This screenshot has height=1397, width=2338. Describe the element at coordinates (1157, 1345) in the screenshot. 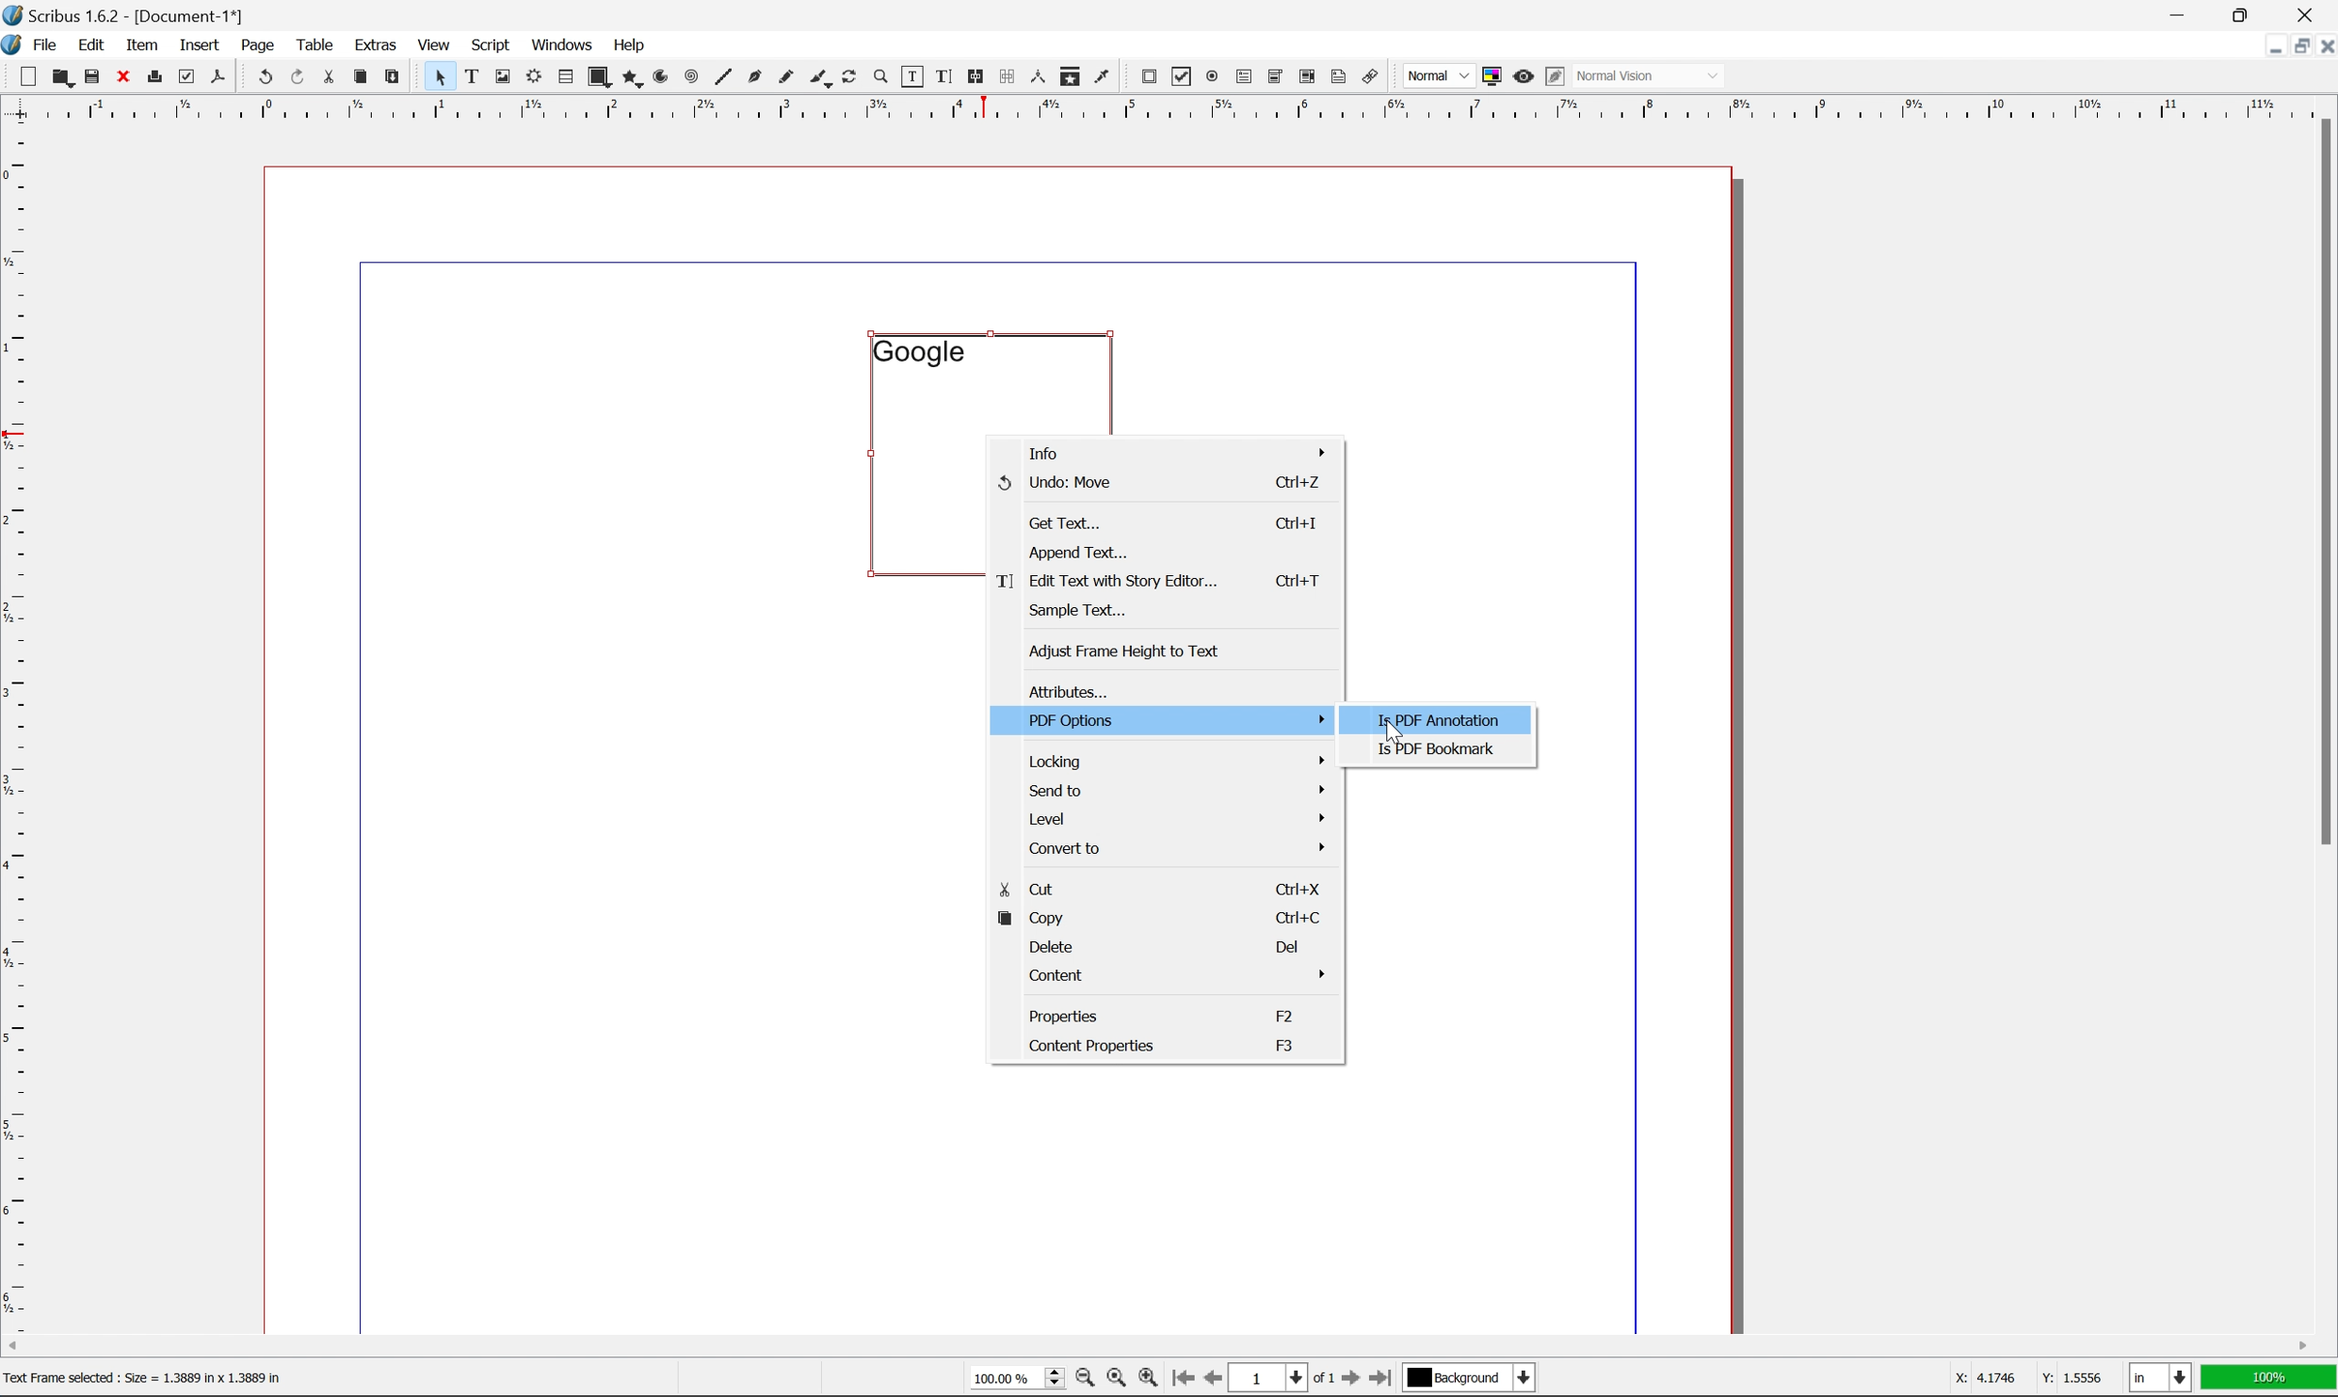

I see `scroll bar` at that location.